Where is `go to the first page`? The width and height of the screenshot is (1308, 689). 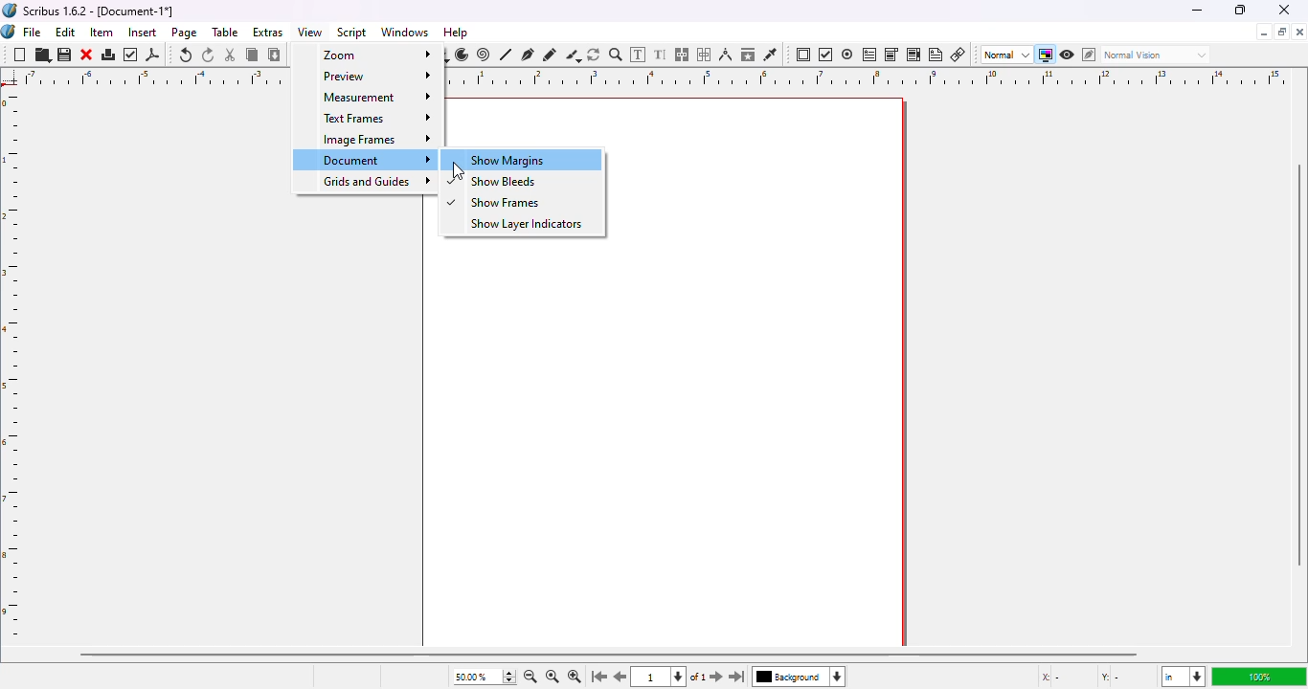
go to the first page is located at coordinates (599, 678).